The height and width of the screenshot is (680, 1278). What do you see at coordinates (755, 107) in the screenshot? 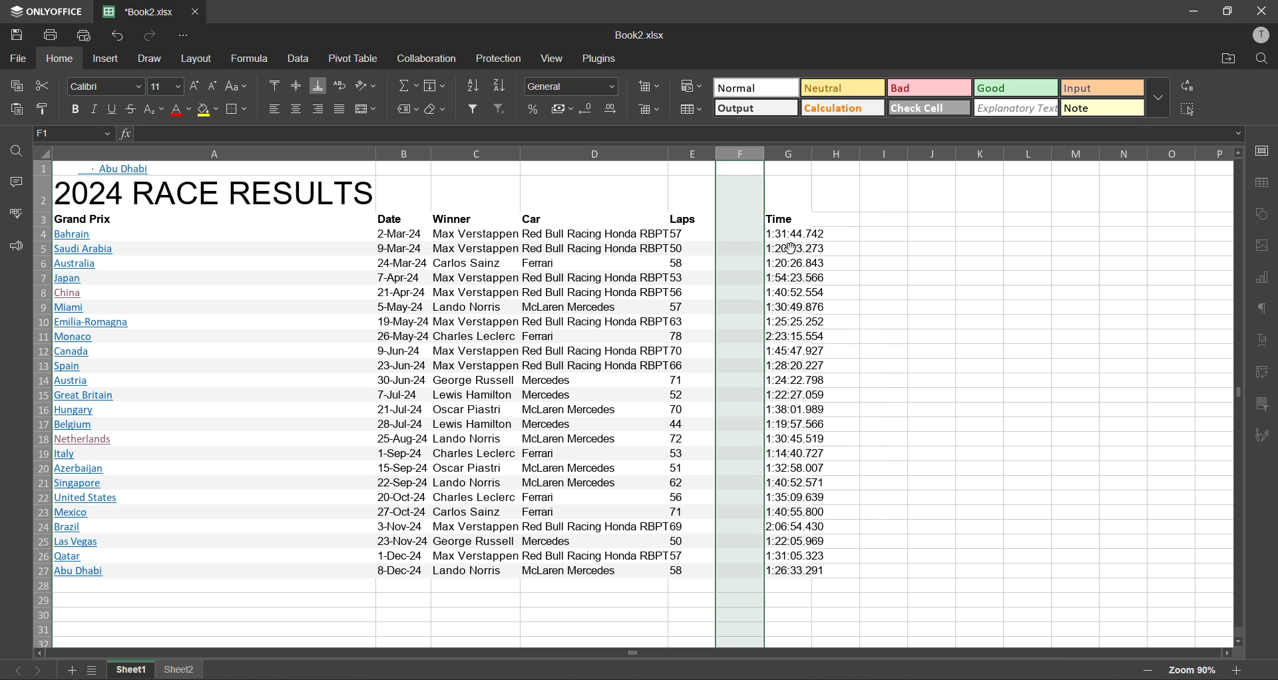
I see `output` at bounding box center [755, 107].